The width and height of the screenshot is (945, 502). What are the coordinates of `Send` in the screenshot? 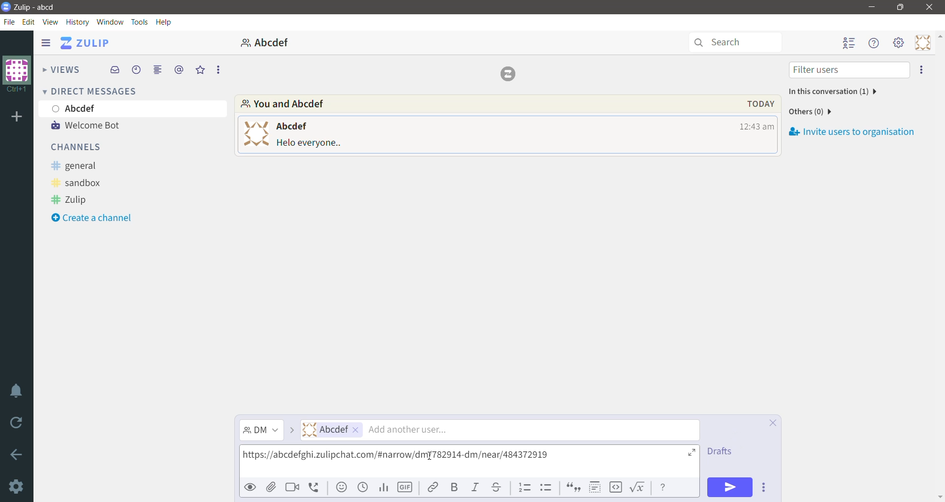 It's located at (730, 487).